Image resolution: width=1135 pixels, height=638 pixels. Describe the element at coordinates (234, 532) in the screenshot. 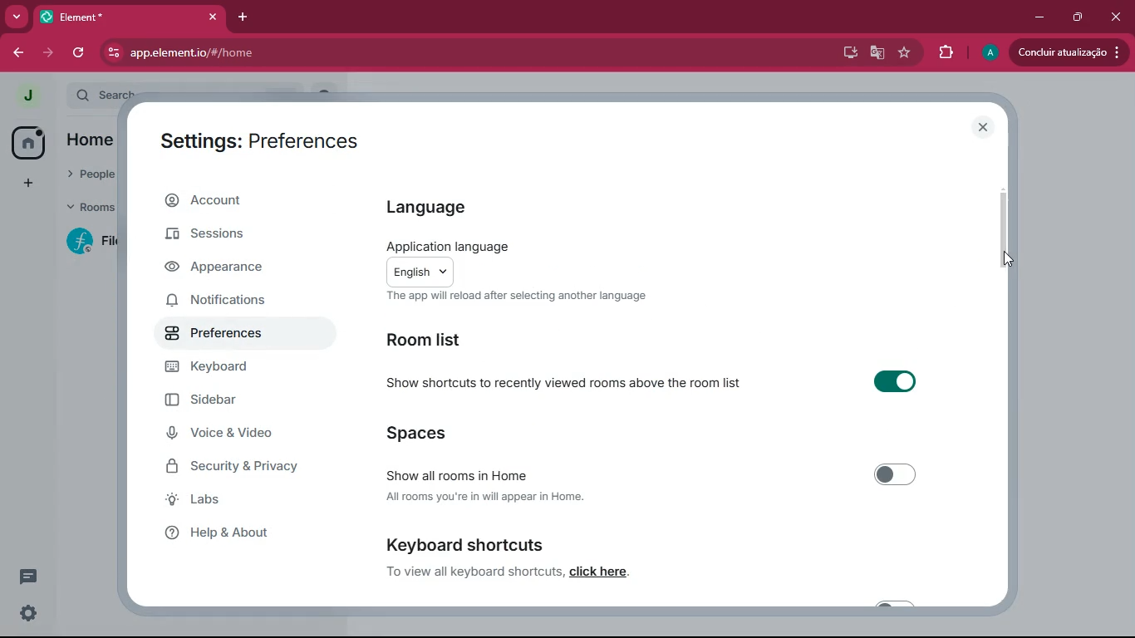

I see `help` at that location.